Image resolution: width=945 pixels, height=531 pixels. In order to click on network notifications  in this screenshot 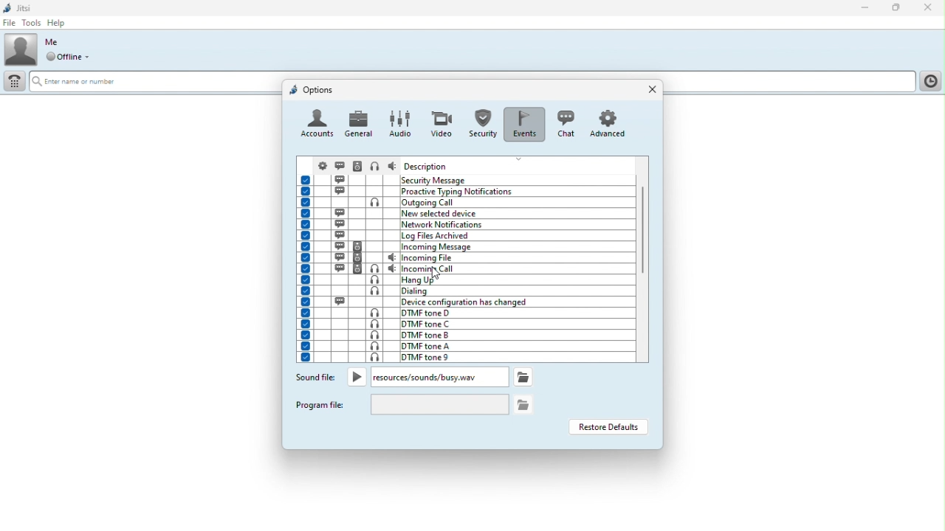, I will do `click(464, 224)`.